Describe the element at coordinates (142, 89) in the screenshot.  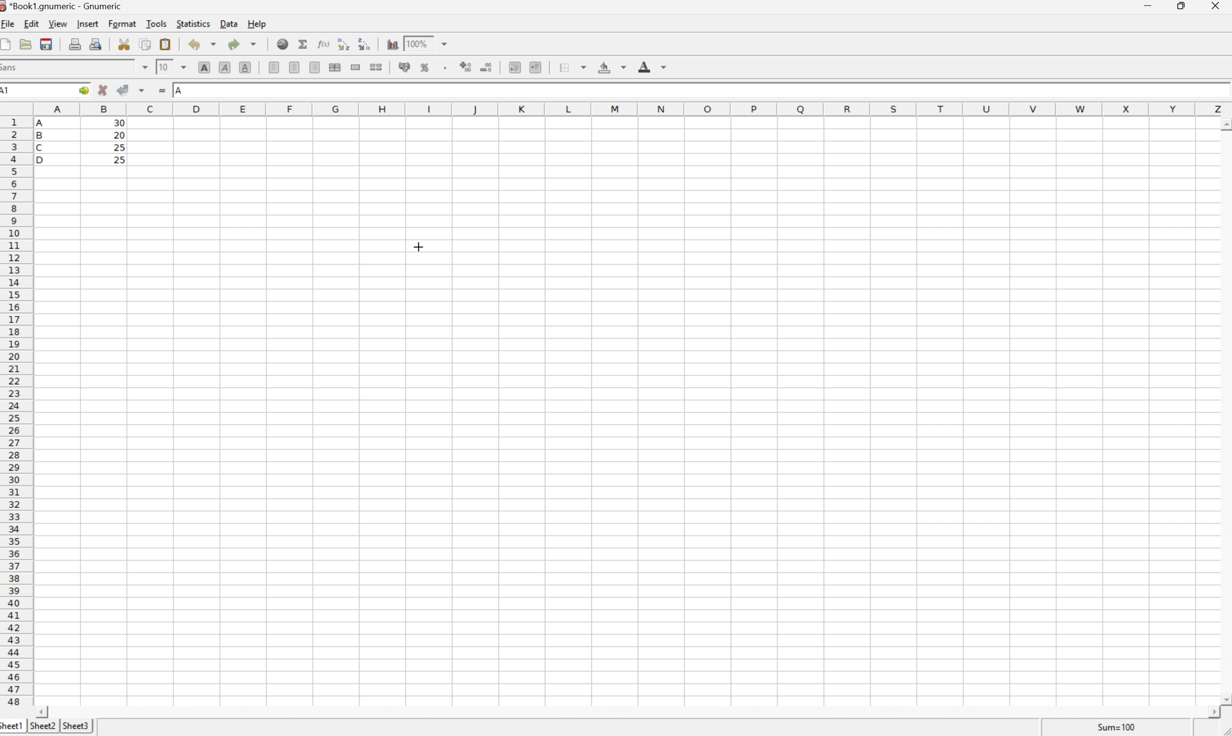
I see `Accept changes in multiple cells` at that location.